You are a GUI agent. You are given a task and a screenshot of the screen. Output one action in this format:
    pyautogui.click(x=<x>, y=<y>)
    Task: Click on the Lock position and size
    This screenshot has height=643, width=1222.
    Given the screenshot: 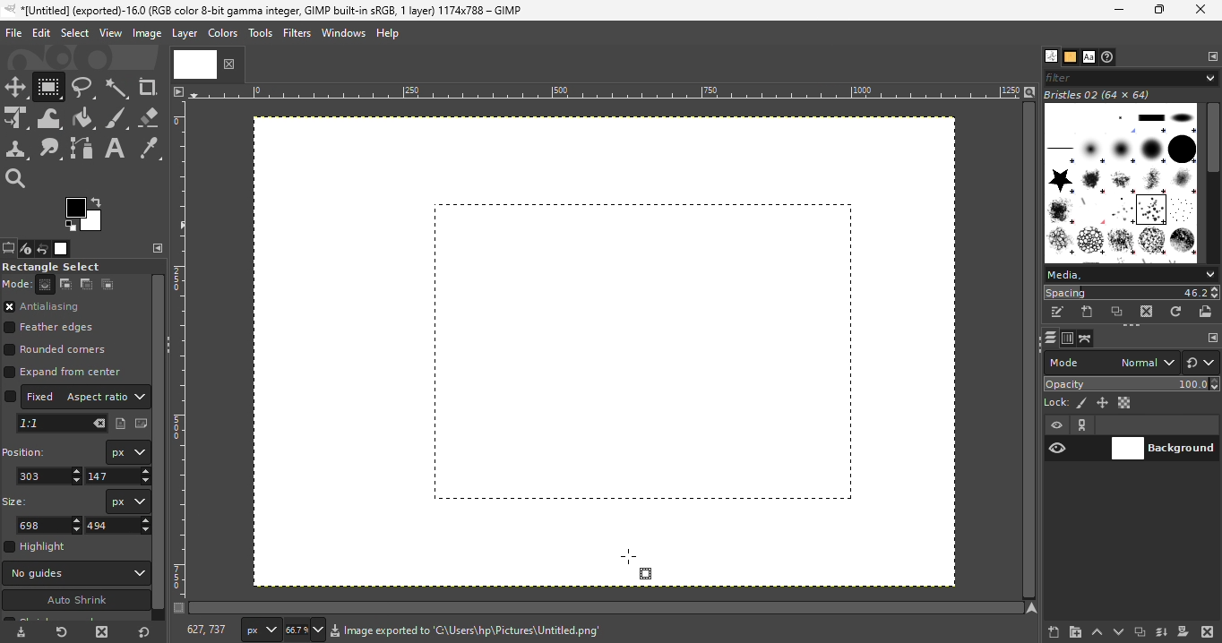 What is the action you would take?
    pyautogui.click(x=1103, y=402)
    